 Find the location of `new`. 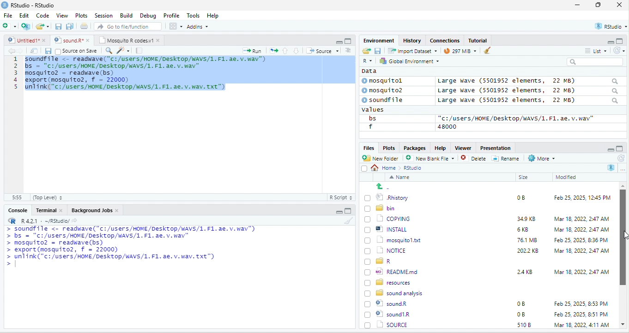

new is located at coordinates (9, 25).